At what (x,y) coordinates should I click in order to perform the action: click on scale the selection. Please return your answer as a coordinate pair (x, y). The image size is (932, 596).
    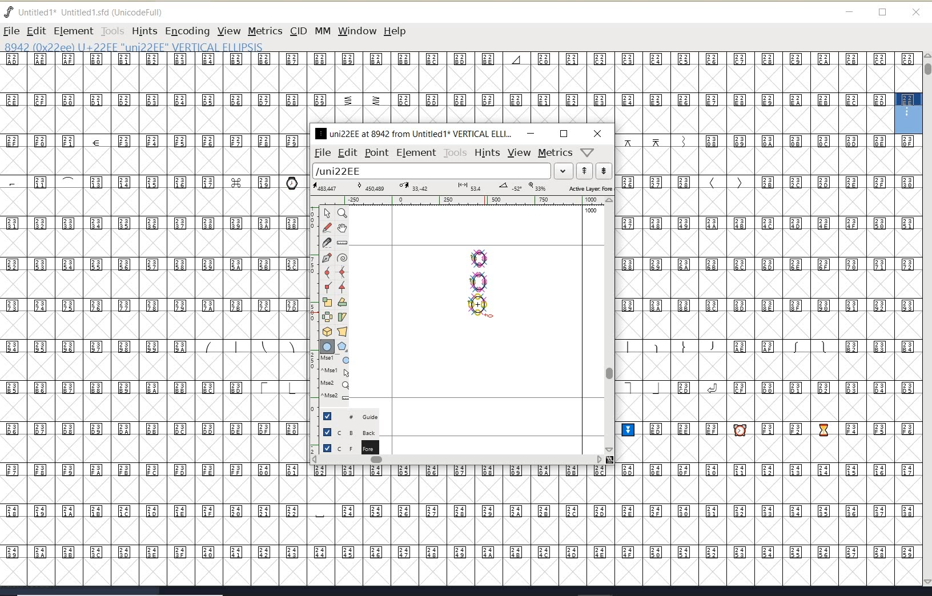
    Looking at the image, I should click on (327, 302).